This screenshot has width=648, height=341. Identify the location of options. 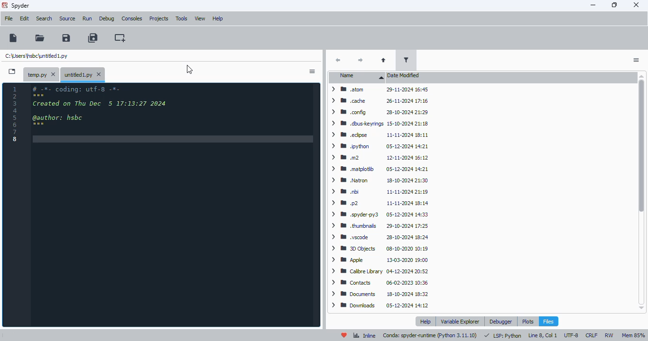
(637, 60).